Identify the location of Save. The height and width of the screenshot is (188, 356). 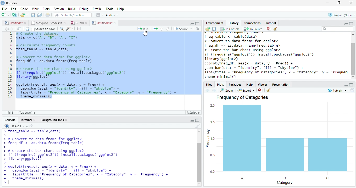
(214, 30).